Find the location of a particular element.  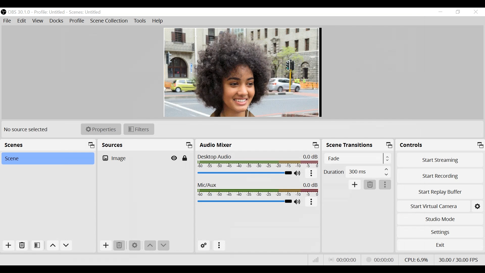

Streaming Status is located at coordinates (379, 259).